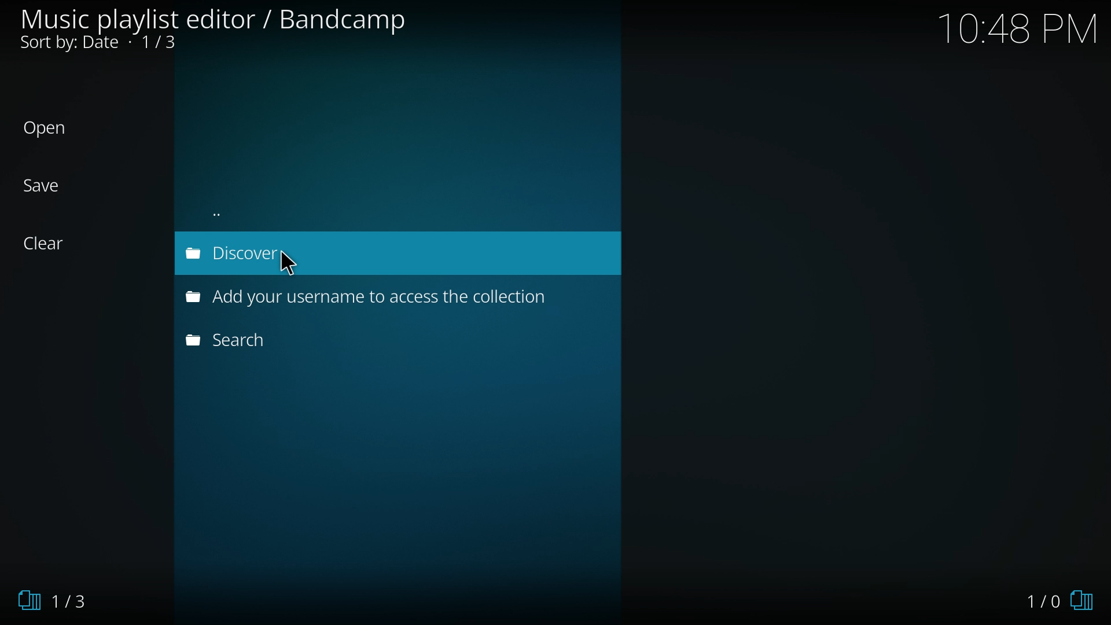 This screenshot has height=625, width=1111. What do you see at coordinates (249, 212) in the screenshot?
I see `back` at bounding box center [249, 212].